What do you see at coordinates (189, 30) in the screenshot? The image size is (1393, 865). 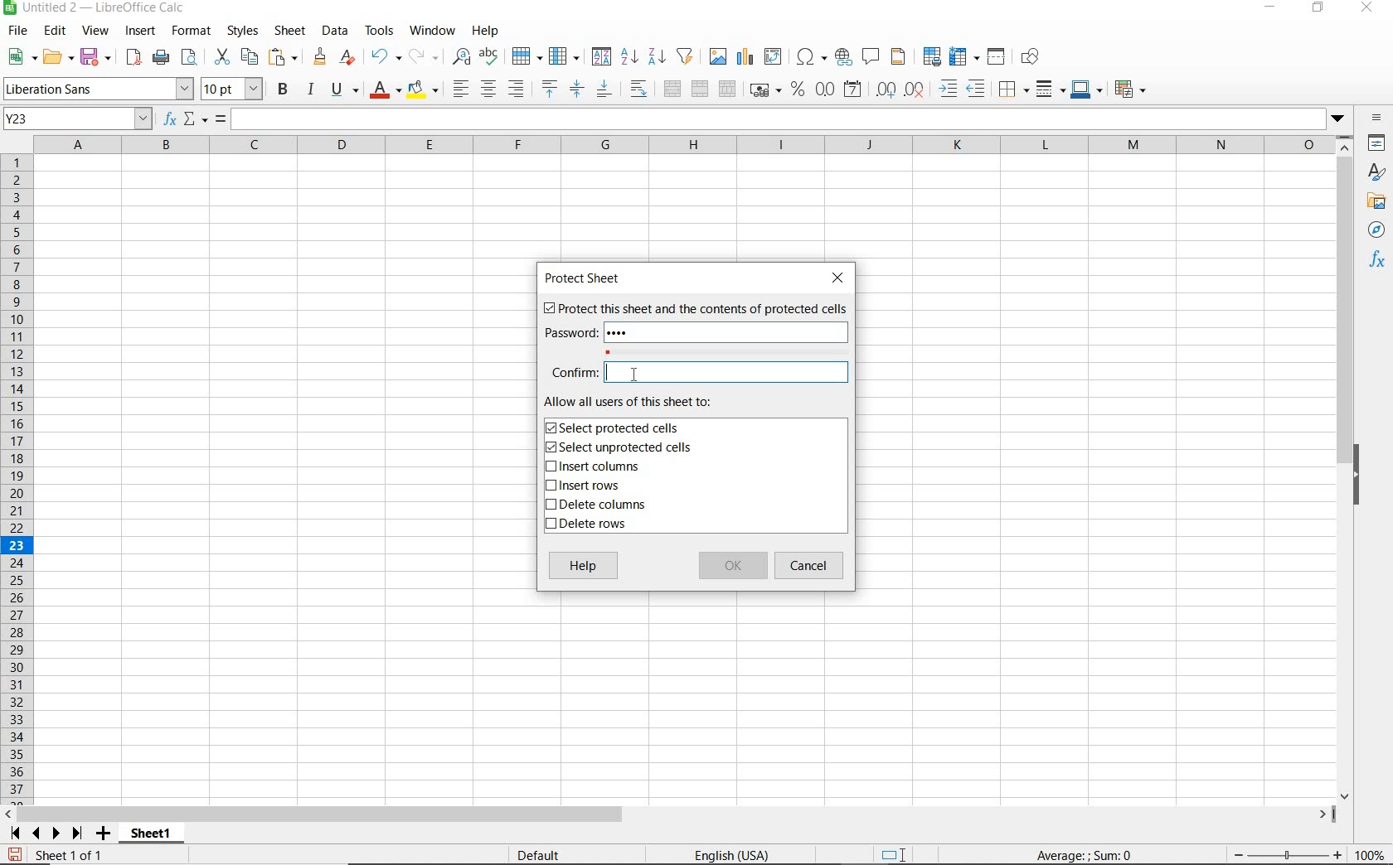 I see `FORMAT` at bounding box center [189, 30].